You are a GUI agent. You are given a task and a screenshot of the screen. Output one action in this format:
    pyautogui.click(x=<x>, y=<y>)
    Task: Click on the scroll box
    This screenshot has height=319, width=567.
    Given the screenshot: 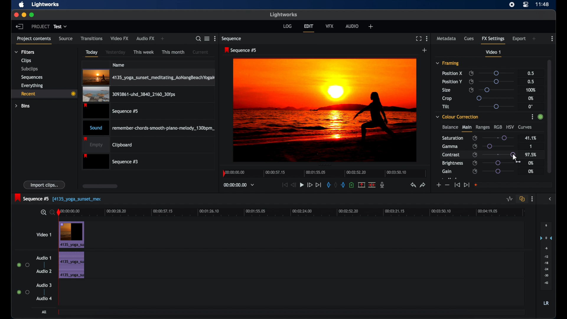 What is the action you would take?
    pyautogui.click(x=100, y=186)
    